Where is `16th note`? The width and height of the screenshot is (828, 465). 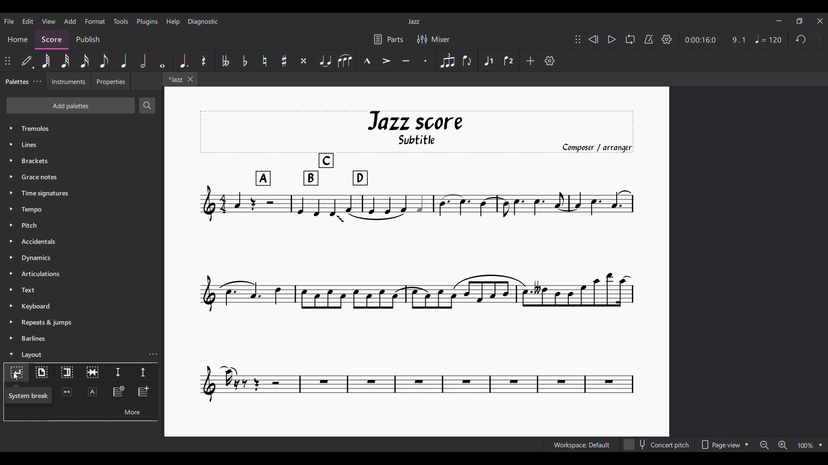 16th note is located at coordinates (84, 61).